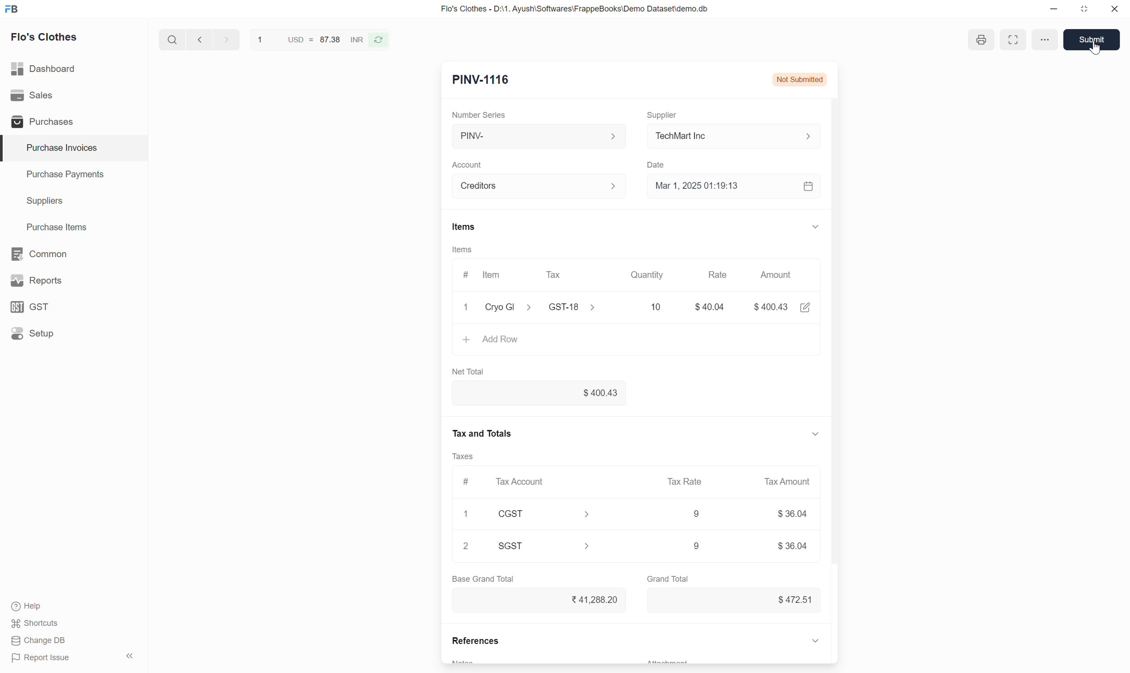  Describe the element at coordinates (44, 67) in the screenshot. I see `Dashboard` at that location.